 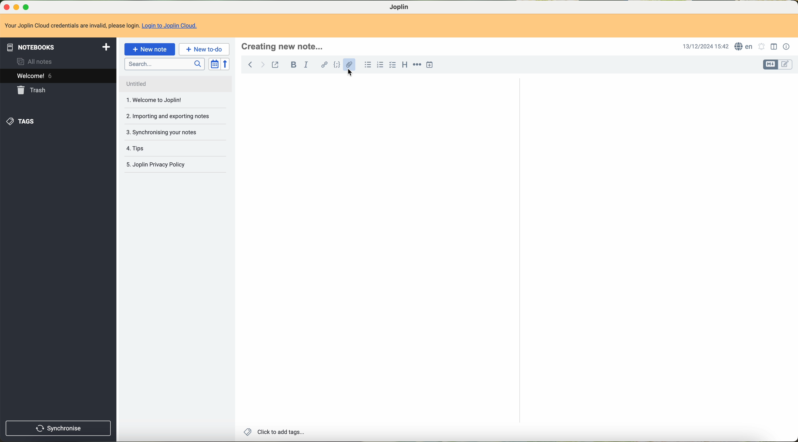 What do you see at coordinates (21, 122) in the screenshot?
I see `tags` at bounding box center [21, 122].